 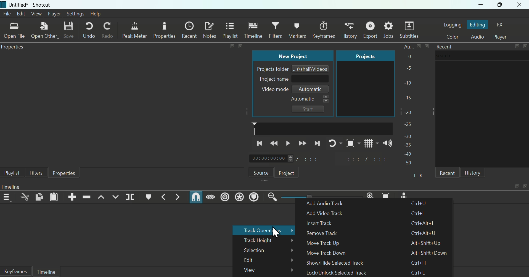 What do you see at coordinates (502, 25) in the screenshot?
I see `FX` at bounding box center [502, 25].